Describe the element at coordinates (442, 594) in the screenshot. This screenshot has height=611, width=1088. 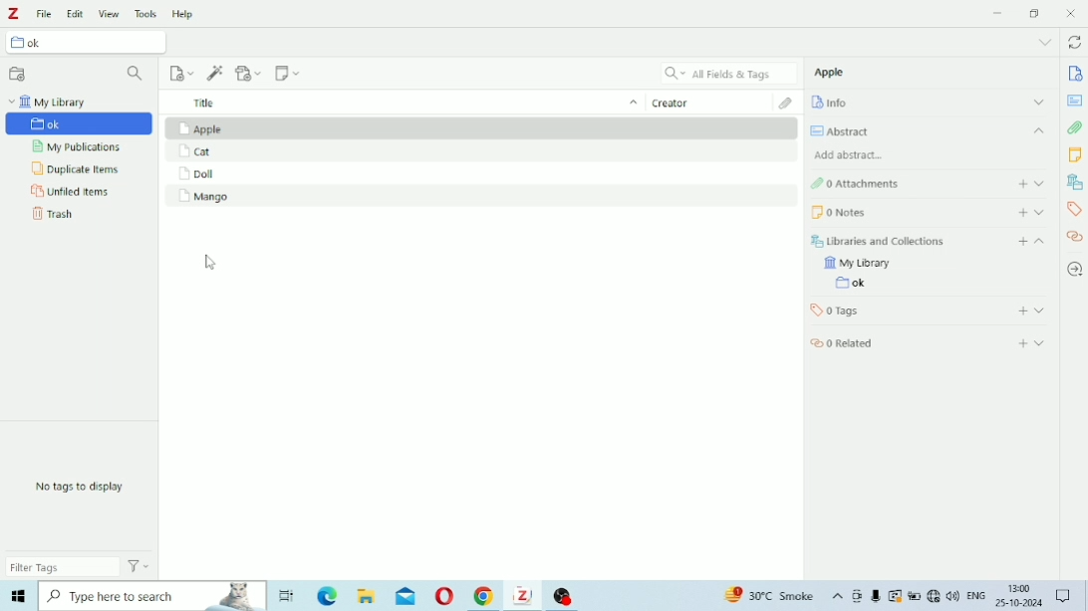
I see `` at that location.